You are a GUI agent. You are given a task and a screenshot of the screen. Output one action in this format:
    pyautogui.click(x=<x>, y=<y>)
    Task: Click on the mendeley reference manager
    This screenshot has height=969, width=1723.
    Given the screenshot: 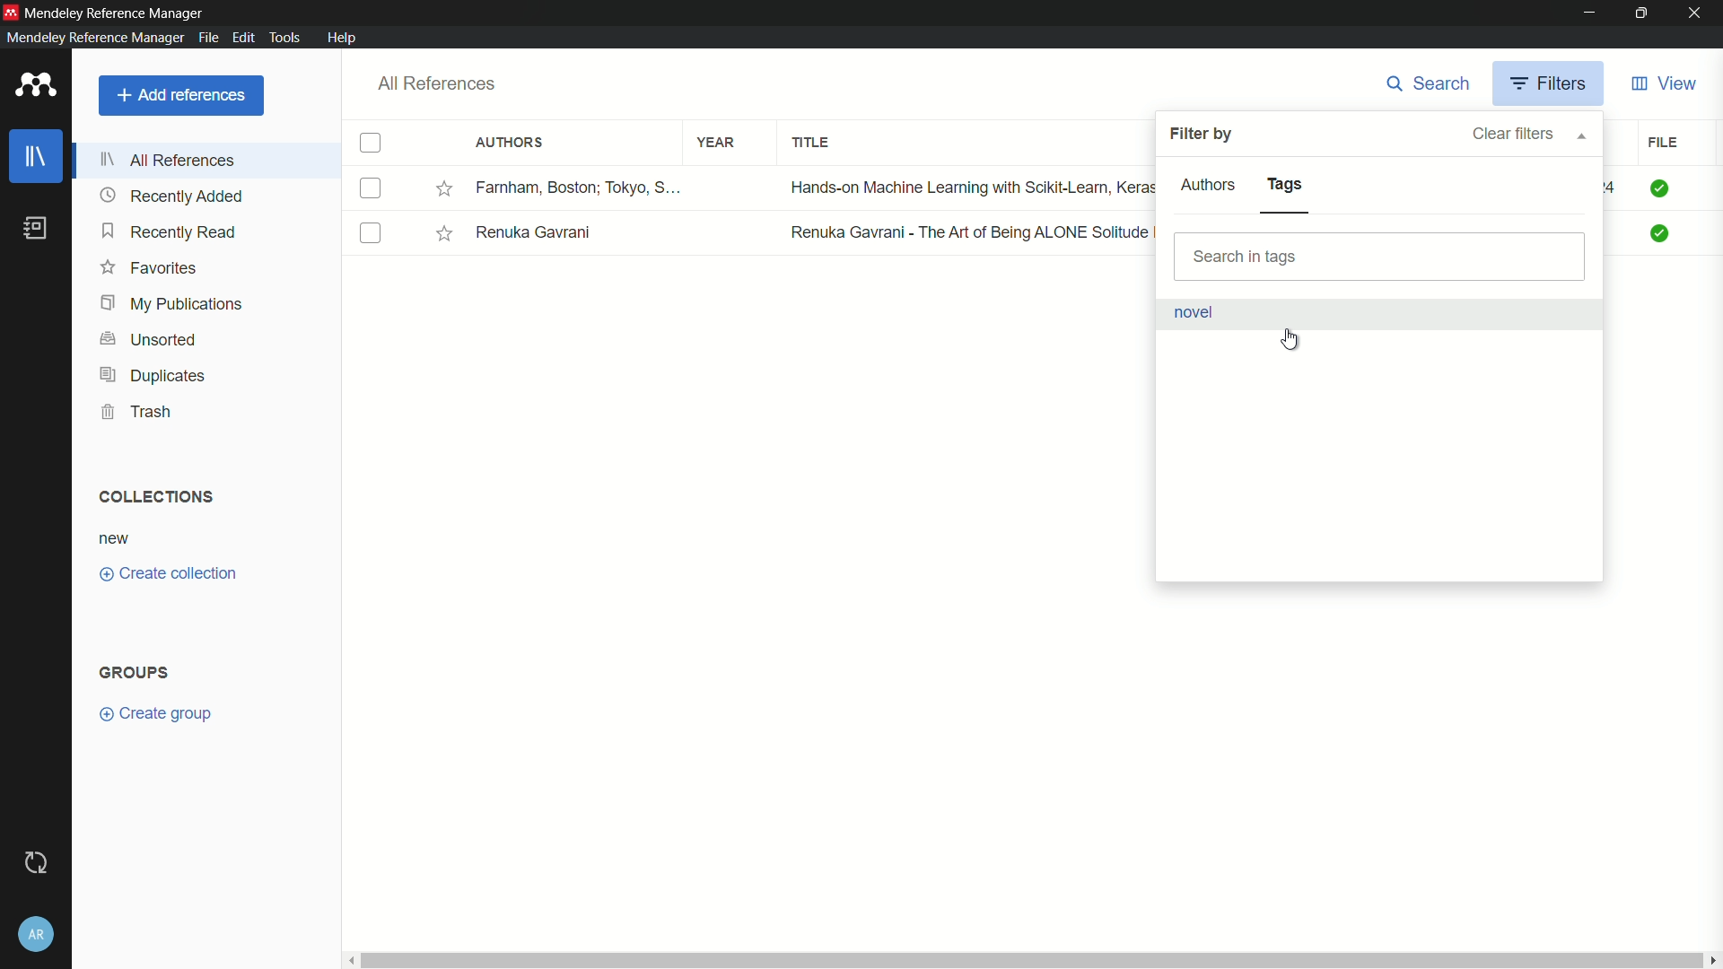 What is the action you would take?
    pyautogui.click(x=92, y=38)
    